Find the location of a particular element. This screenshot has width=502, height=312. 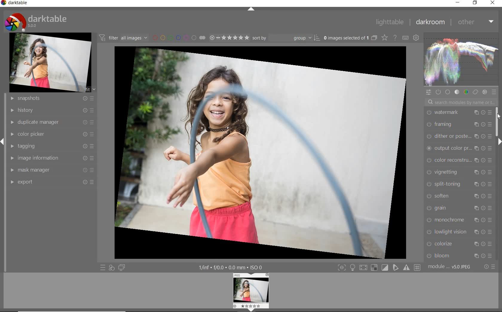

system logo & name is located at coordinates (37, 22).